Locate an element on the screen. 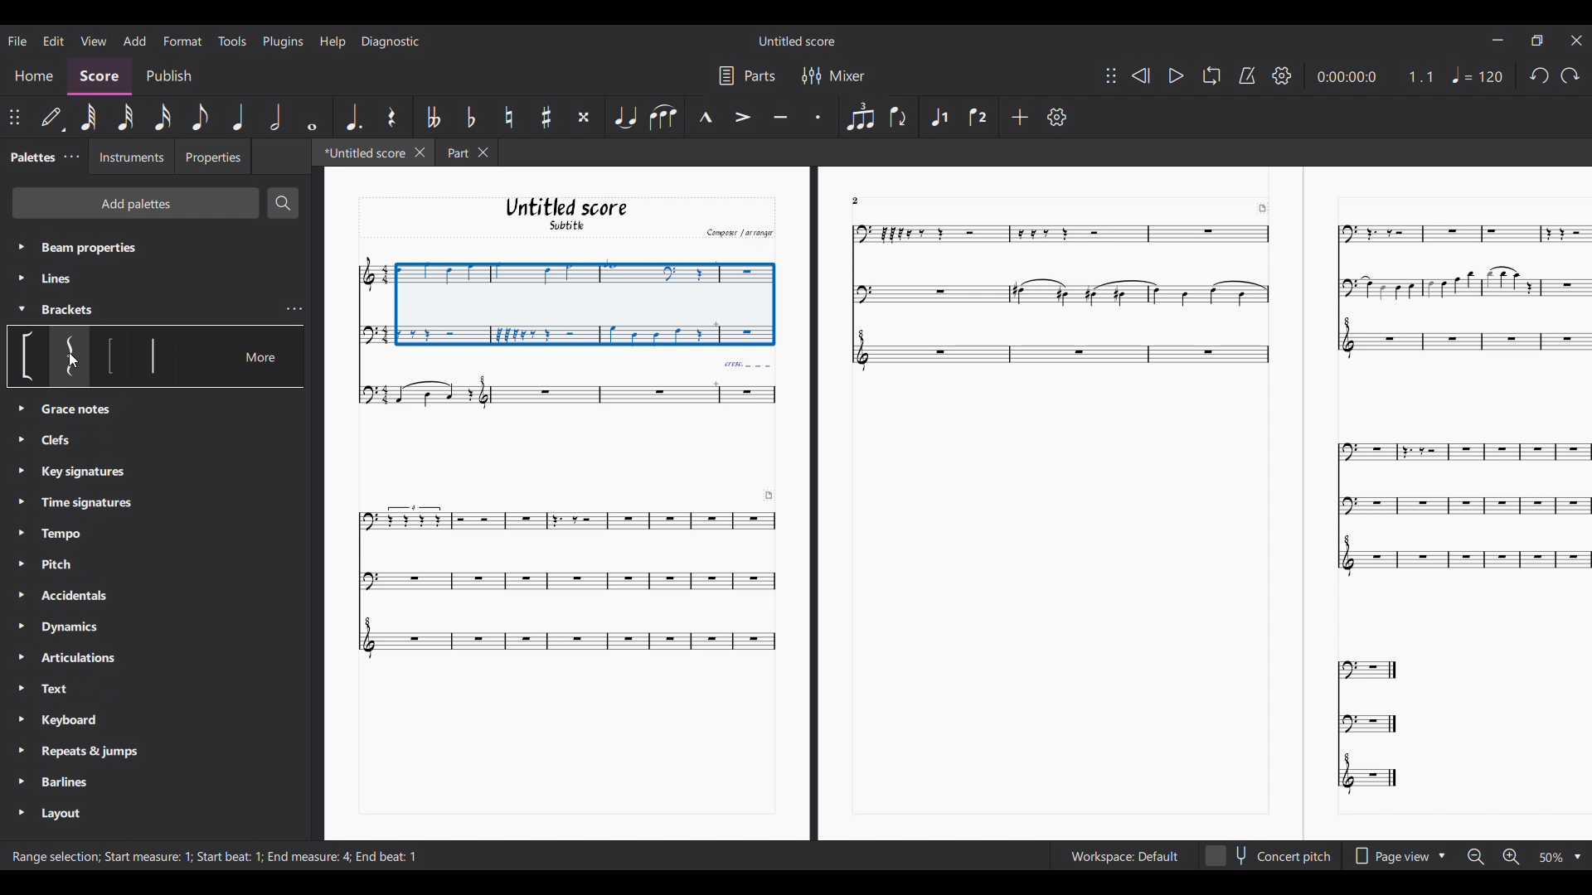   is located at coordinates (22, 720).